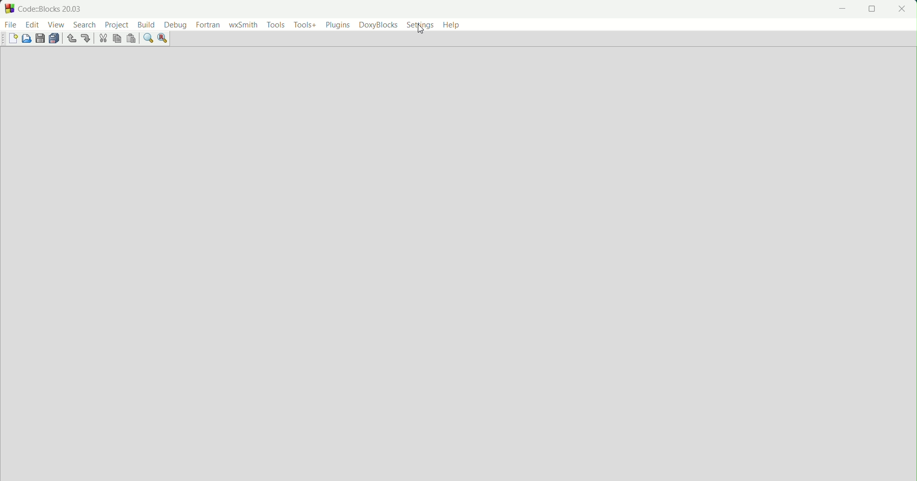 This screenshot has width=917, height=481. I want to click on view, so click(56, 25).